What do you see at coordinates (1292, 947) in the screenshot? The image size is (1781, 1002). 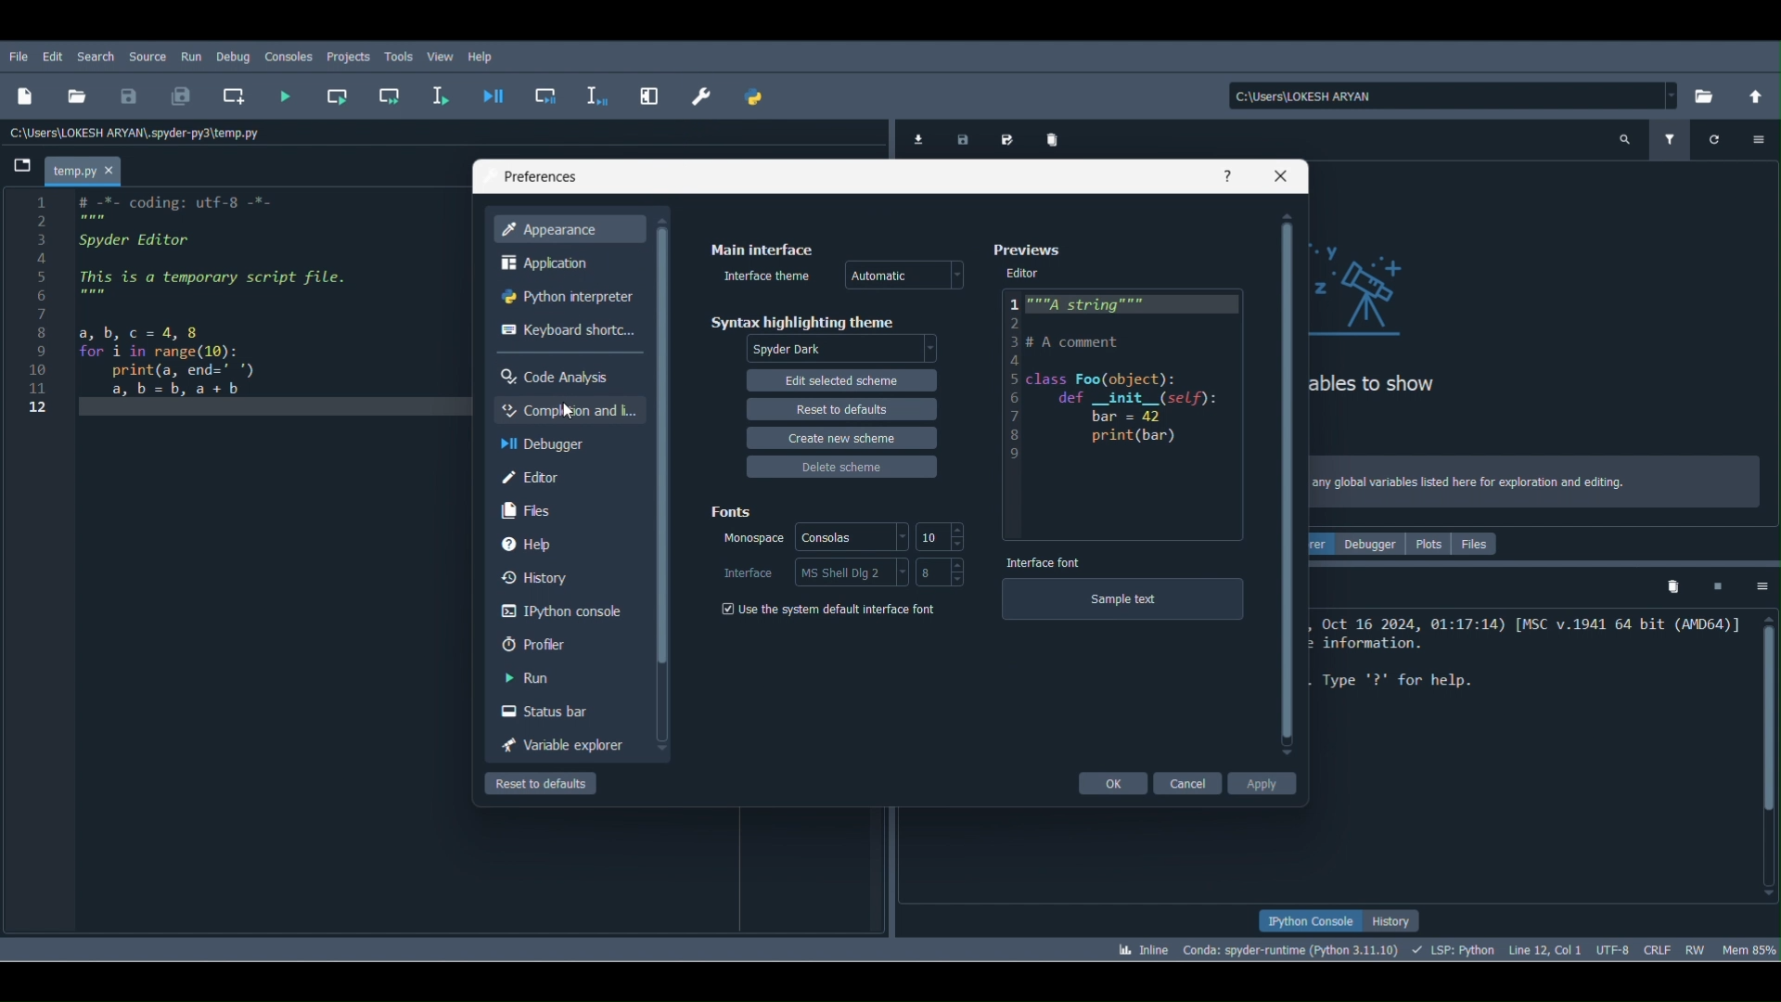 I see `Version` at bounding box center [1292, 947].